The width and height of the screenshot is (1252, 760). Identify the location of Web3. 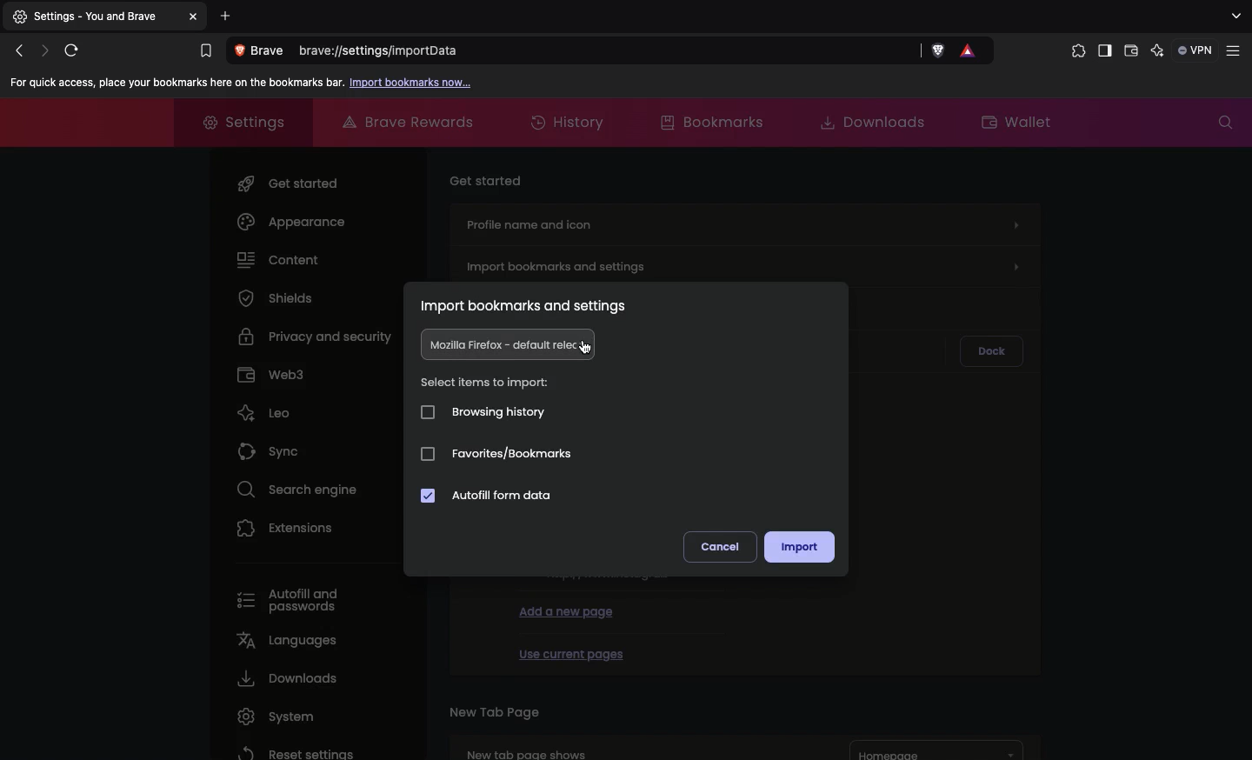
(271, 372).